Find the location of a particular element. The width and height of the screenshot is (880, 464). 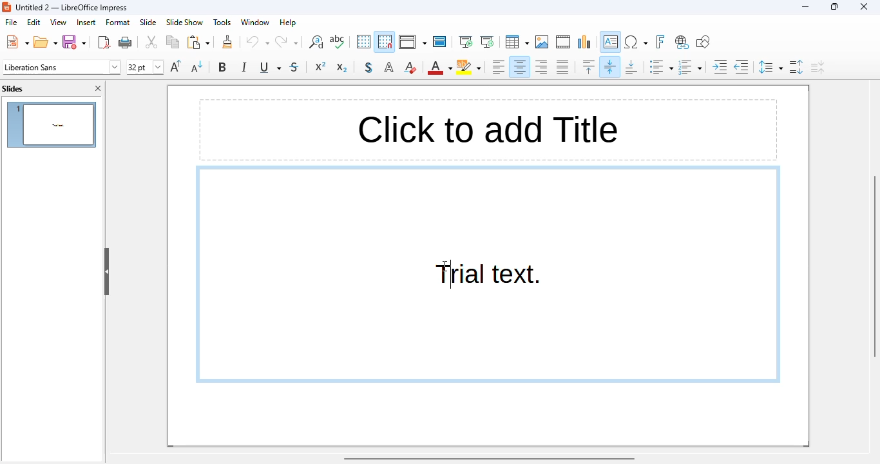

toggle shadow is located at coordinates (369, 67).